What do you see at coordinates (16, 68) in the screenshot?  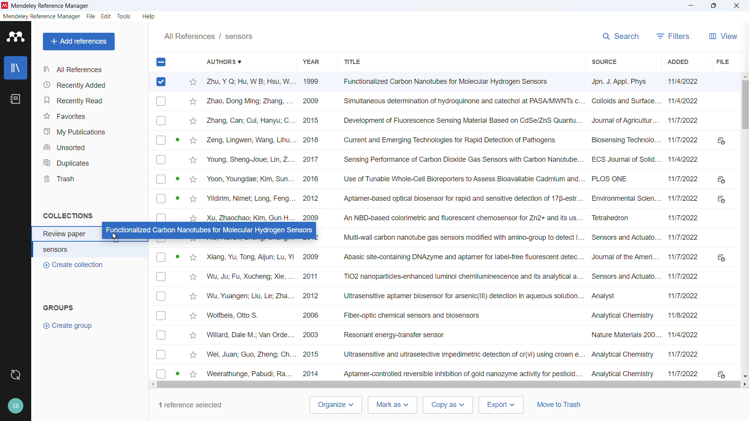 I see `Library ` at bounding box center [16, 68].